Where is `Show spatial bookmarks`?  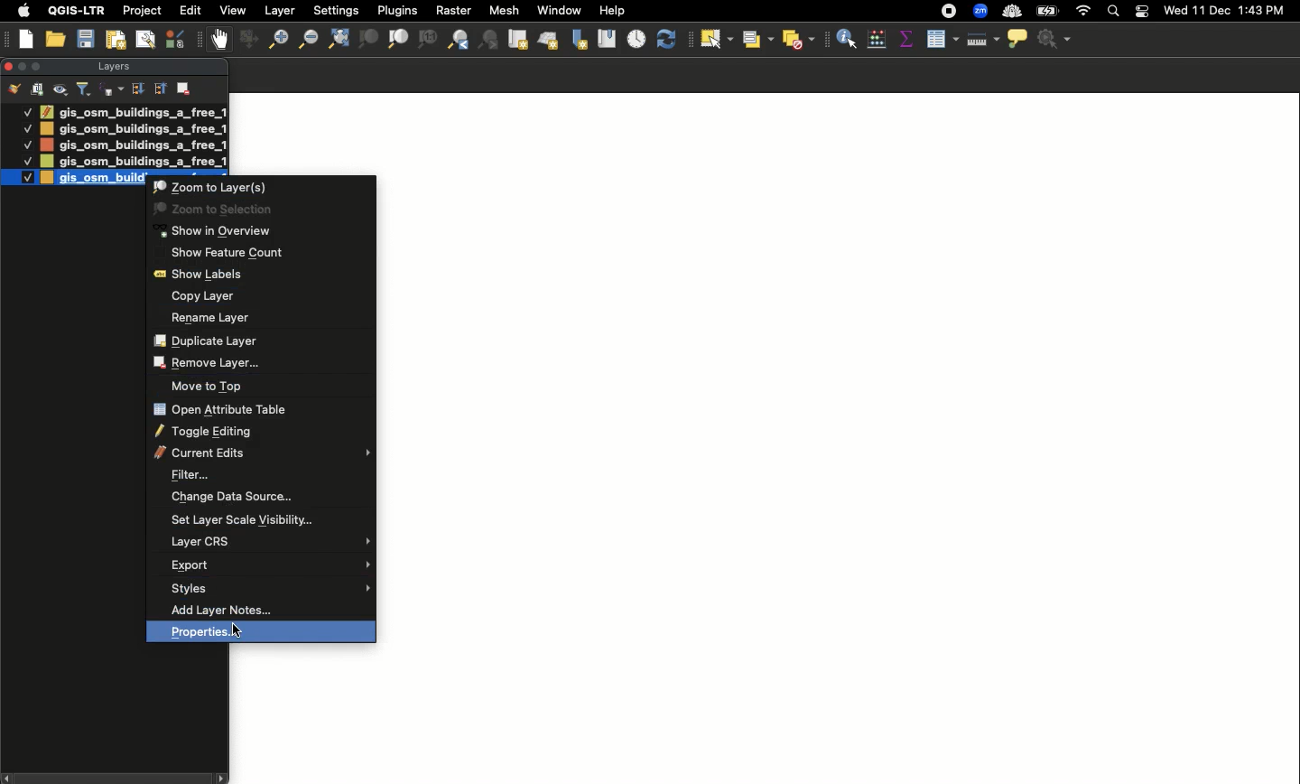 Show spatial bookmarks is located at coordinates (607, 37).